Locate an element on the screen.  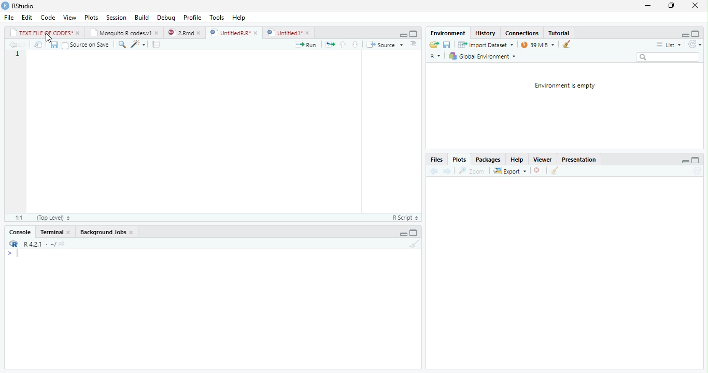
Code is located at coordinates (47, 18).